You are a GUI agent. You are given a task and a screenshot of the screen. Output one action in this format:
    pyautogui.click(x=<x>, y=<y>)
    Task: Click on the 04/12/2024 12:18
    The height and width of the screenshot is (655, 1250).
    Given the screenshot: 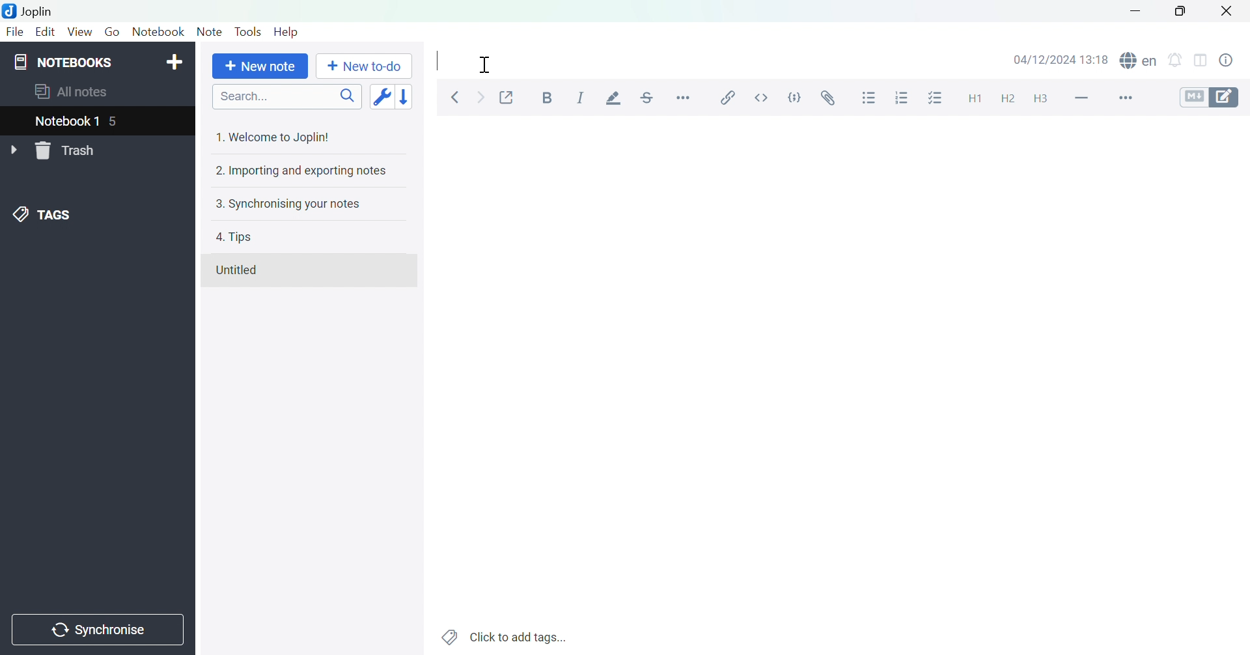 What is the action you would take?
    pyautogui.click(x=1061, y=59)
    